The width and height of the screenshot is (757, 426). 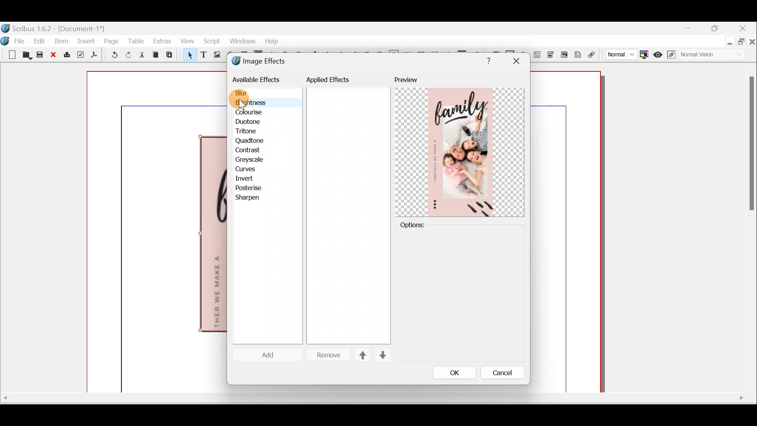 What do you see at coordinates (156, 55) in the screenshot?
I see `Copy` at bounding box center [156, 55].